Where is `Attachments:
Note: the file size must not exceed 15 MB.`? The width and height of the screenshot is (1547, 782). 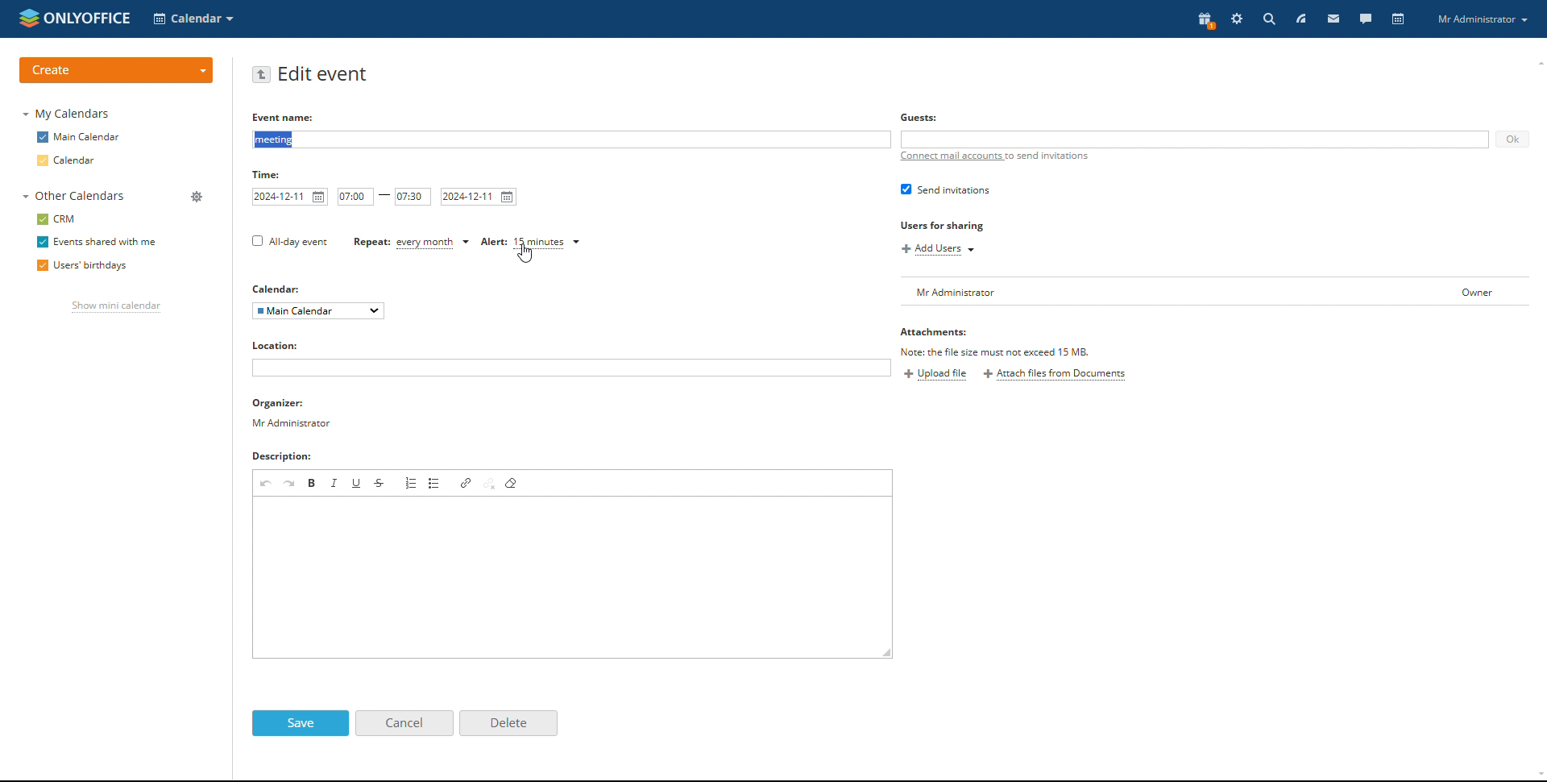
Attachments:
Note: the file size must not exceed 15 MB. is located at coordinates (993, 342).